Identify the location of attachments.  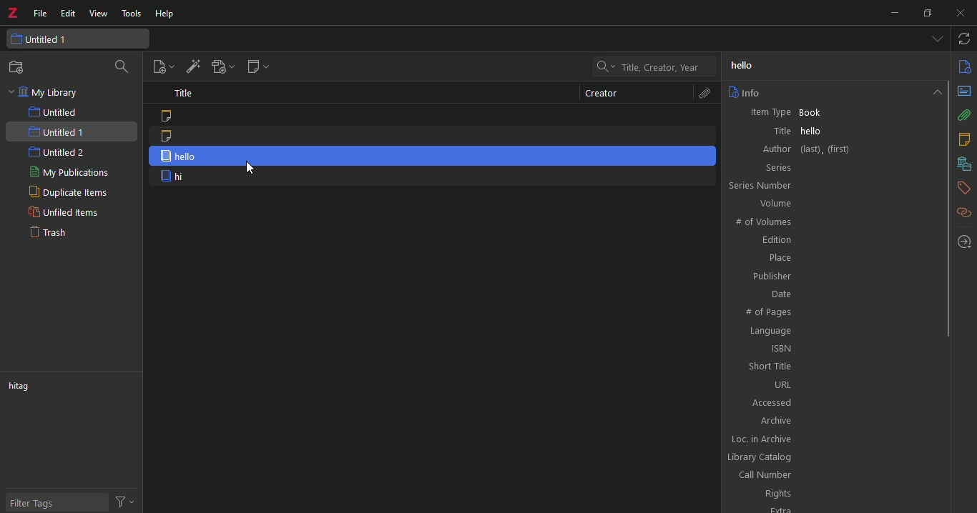
(963, 115).